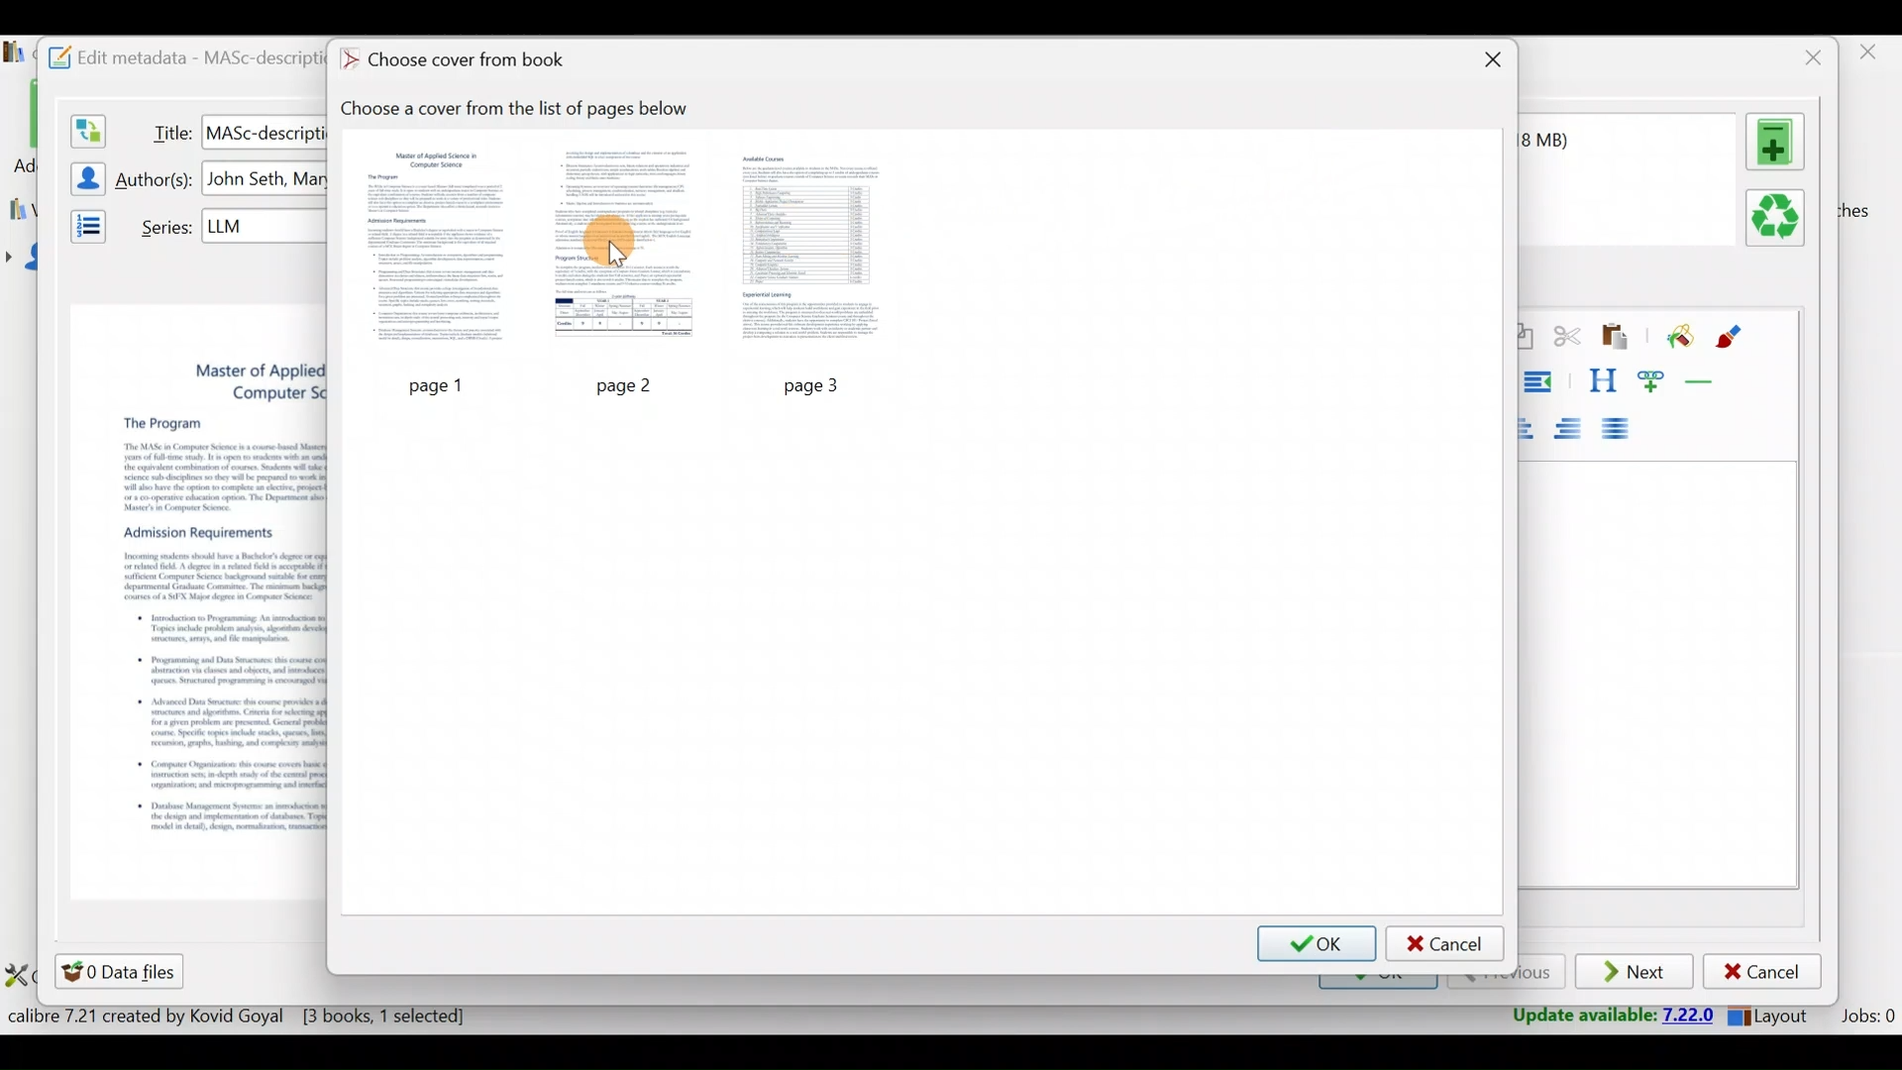  I want to click on Background colour, so click(1677, 338).